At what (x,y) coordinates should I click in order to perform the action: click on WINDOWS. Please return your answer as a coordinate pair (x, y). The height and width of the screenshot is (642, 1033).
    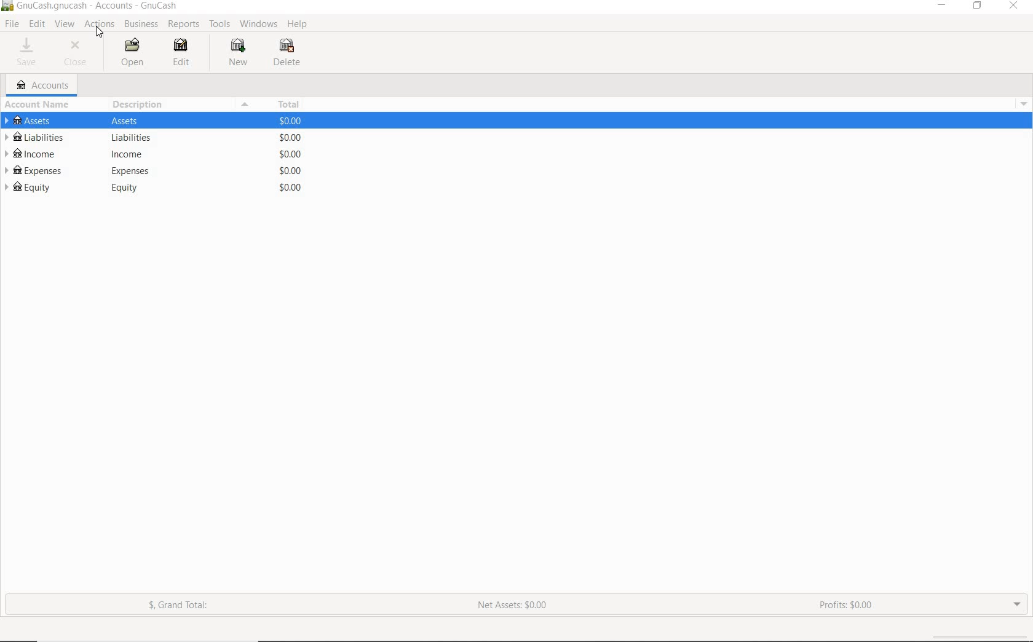
    Looking at the image, I should click on (257, 24).